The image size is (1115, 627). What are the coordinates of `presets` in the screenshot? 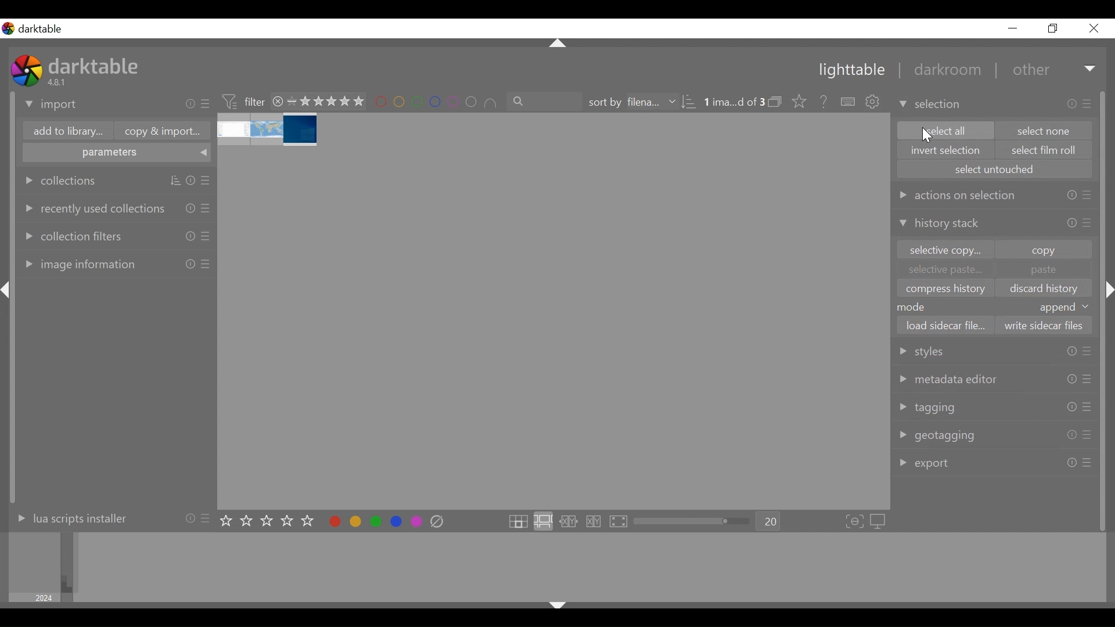 It's located at (1087, 380).